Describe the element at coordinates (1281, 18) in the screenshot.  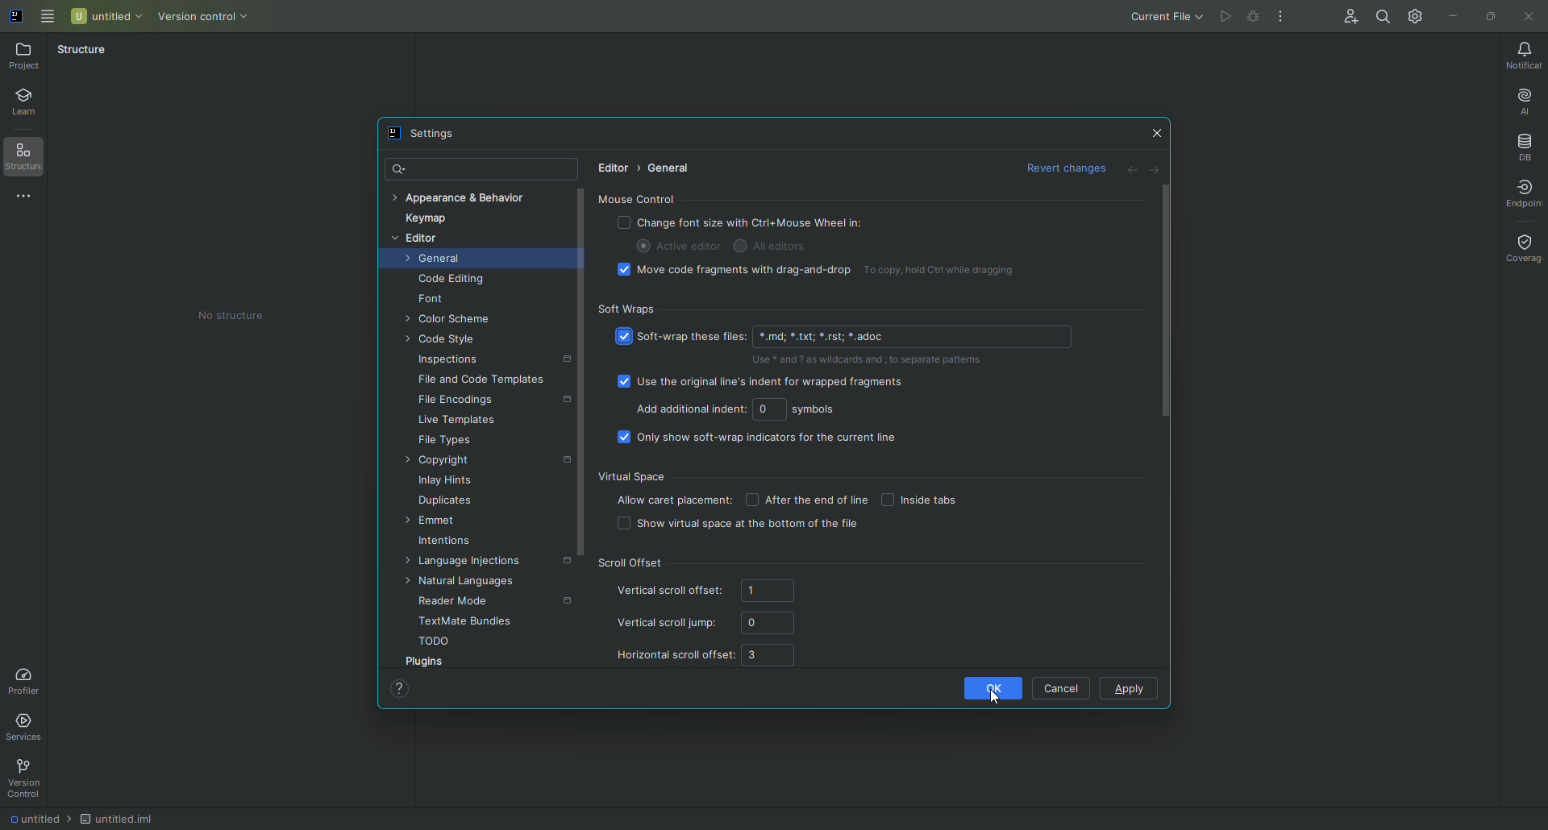
I see `More Actions` at that location.